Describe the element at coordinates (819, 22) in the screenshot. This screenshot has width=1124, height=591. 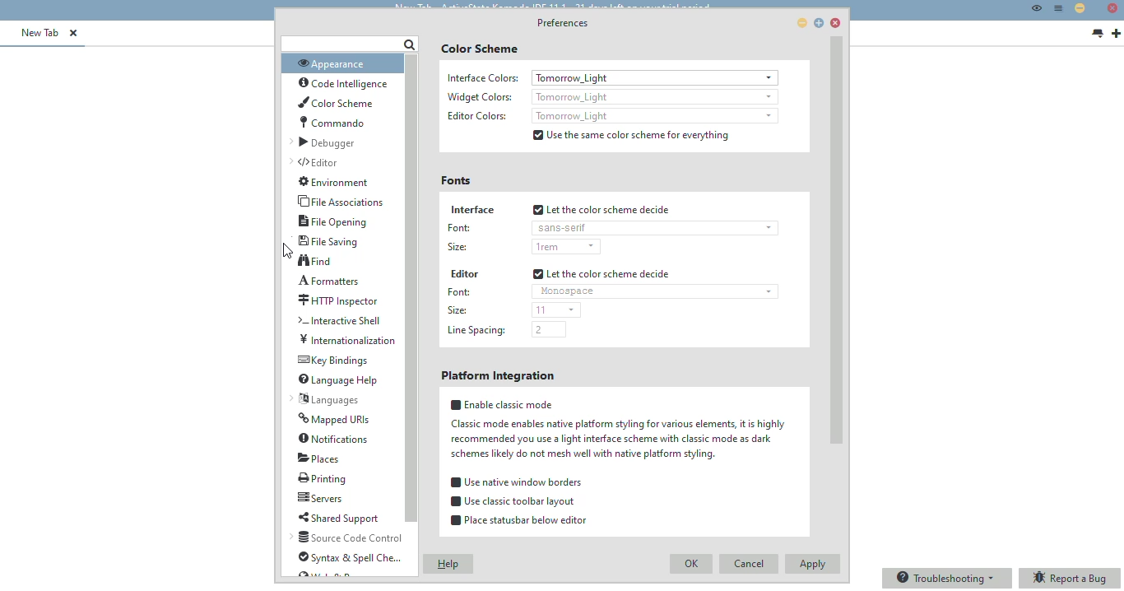
I see `maximize` at that location.